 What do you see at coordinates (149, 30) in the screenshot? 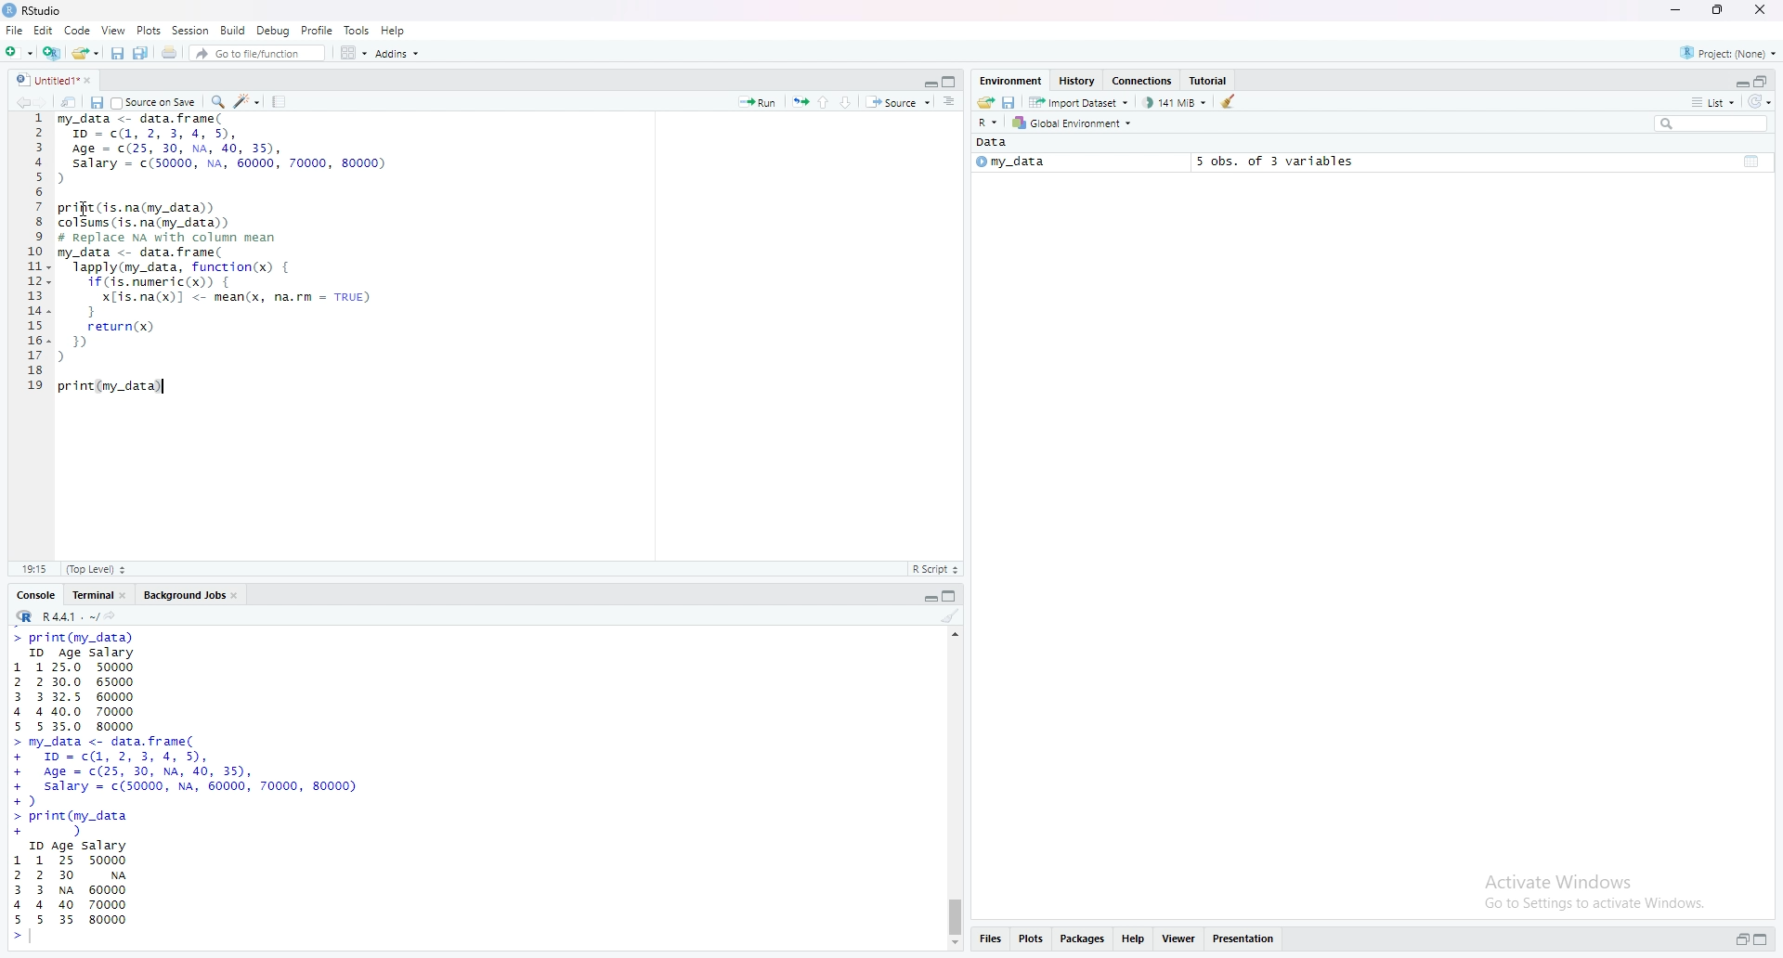
I see `Plots` at bounding box center [149, 30].